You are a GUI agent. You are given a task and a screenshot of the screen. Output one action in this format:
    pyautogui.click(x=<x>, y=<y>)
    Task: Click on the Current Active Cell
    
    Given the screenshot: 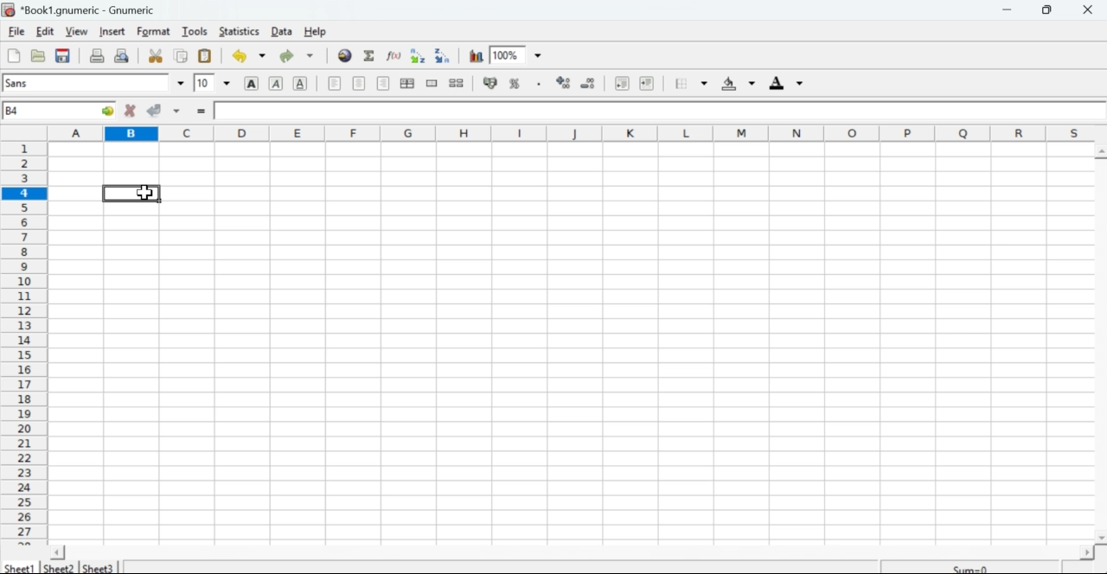 What is the action you would take?
    pyautogui.click(x=59, y=110)
    